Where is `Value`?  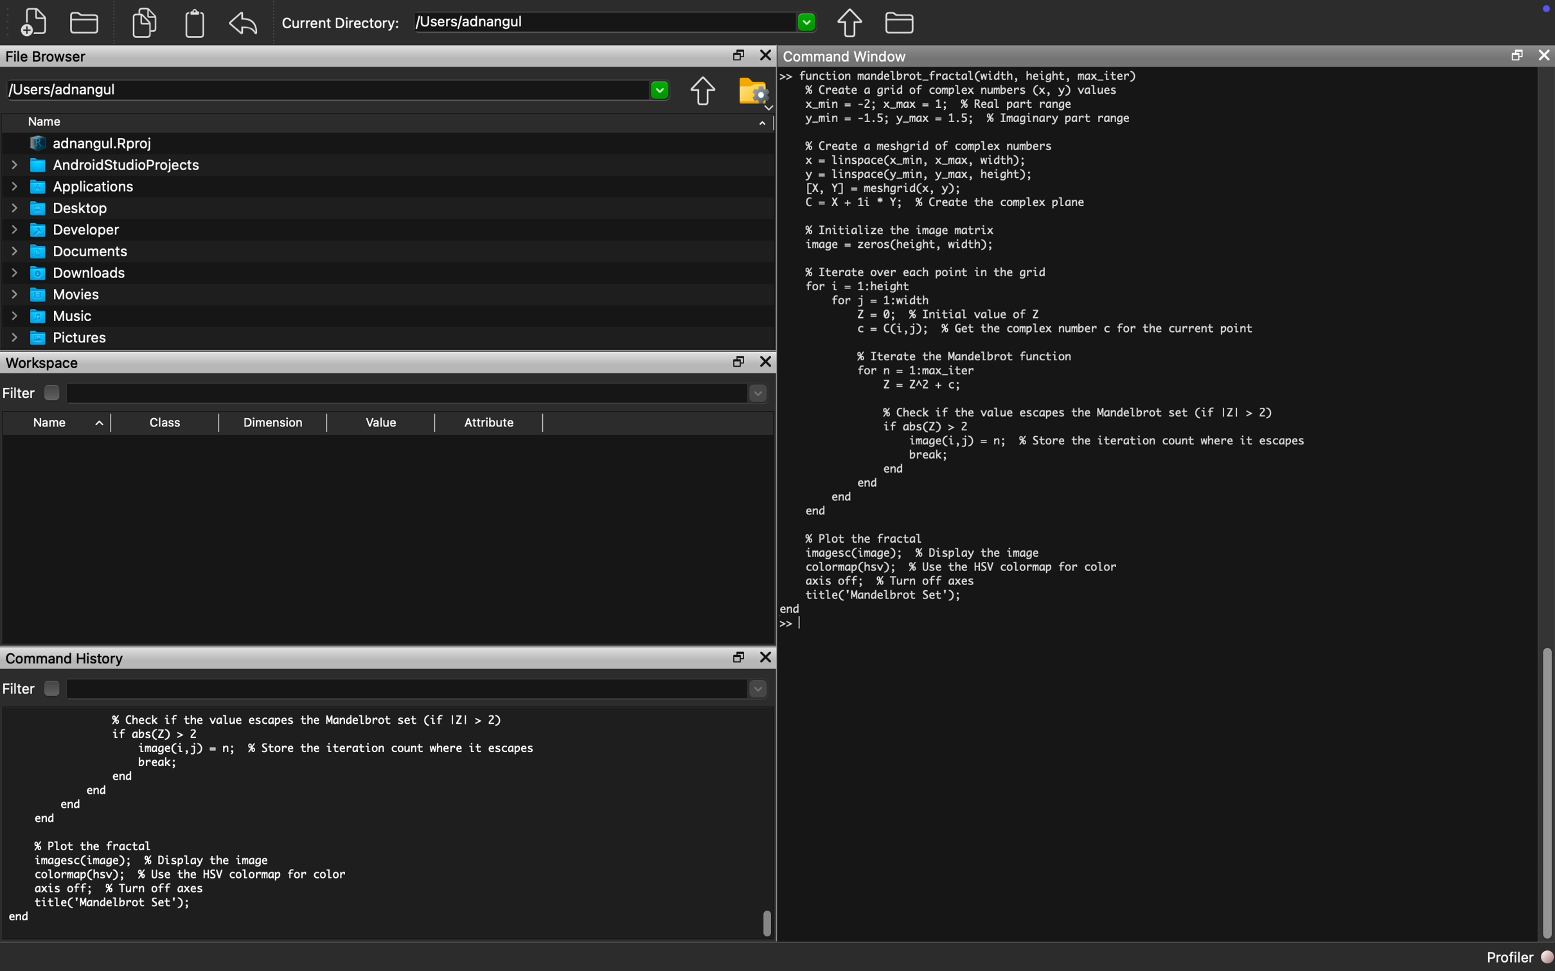
Value is located at coordinates (381, 423).